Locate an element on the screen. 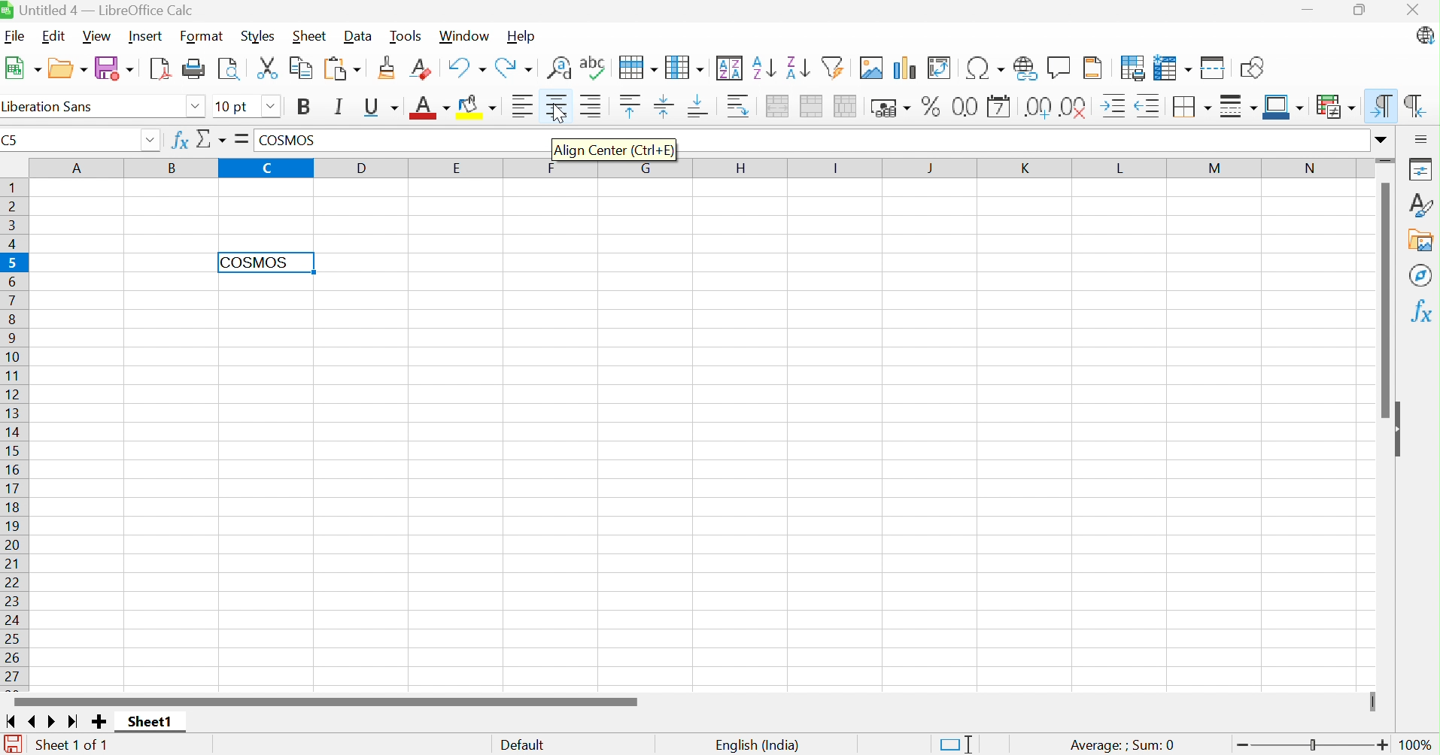  Export as PDF is located at coordinates (159, 70).